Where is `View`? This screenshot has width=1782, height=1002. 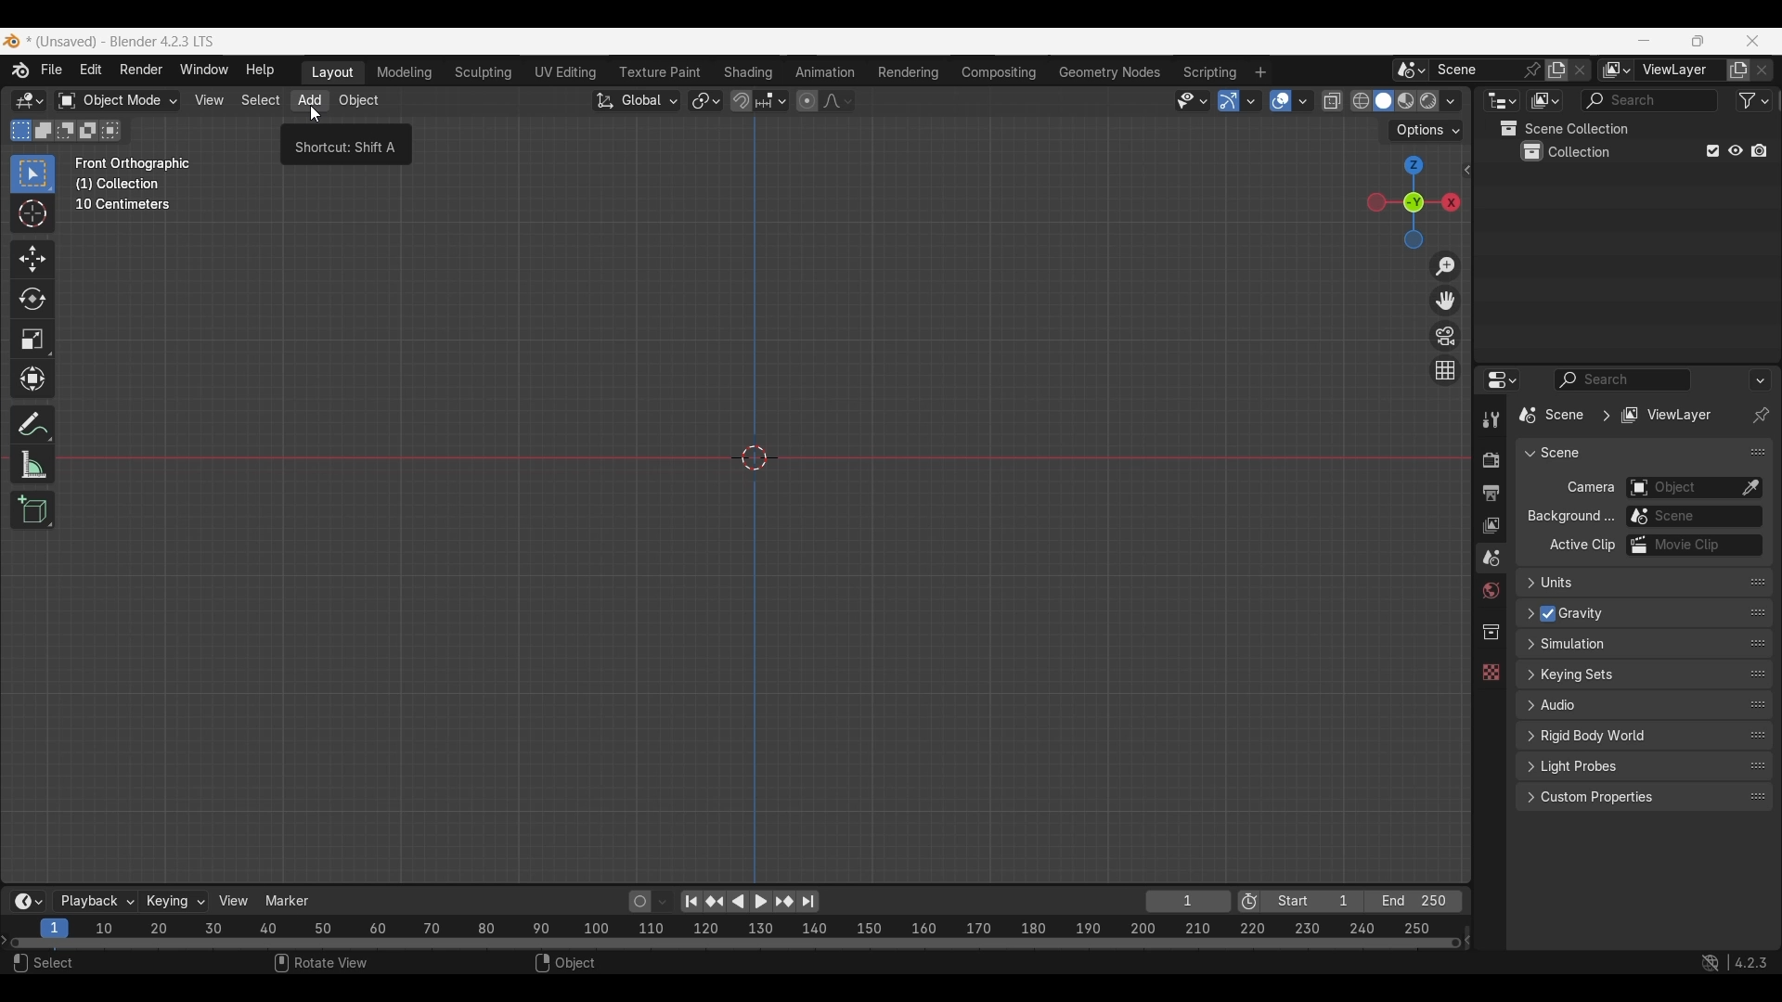 View is located at coordinates (234, 901).